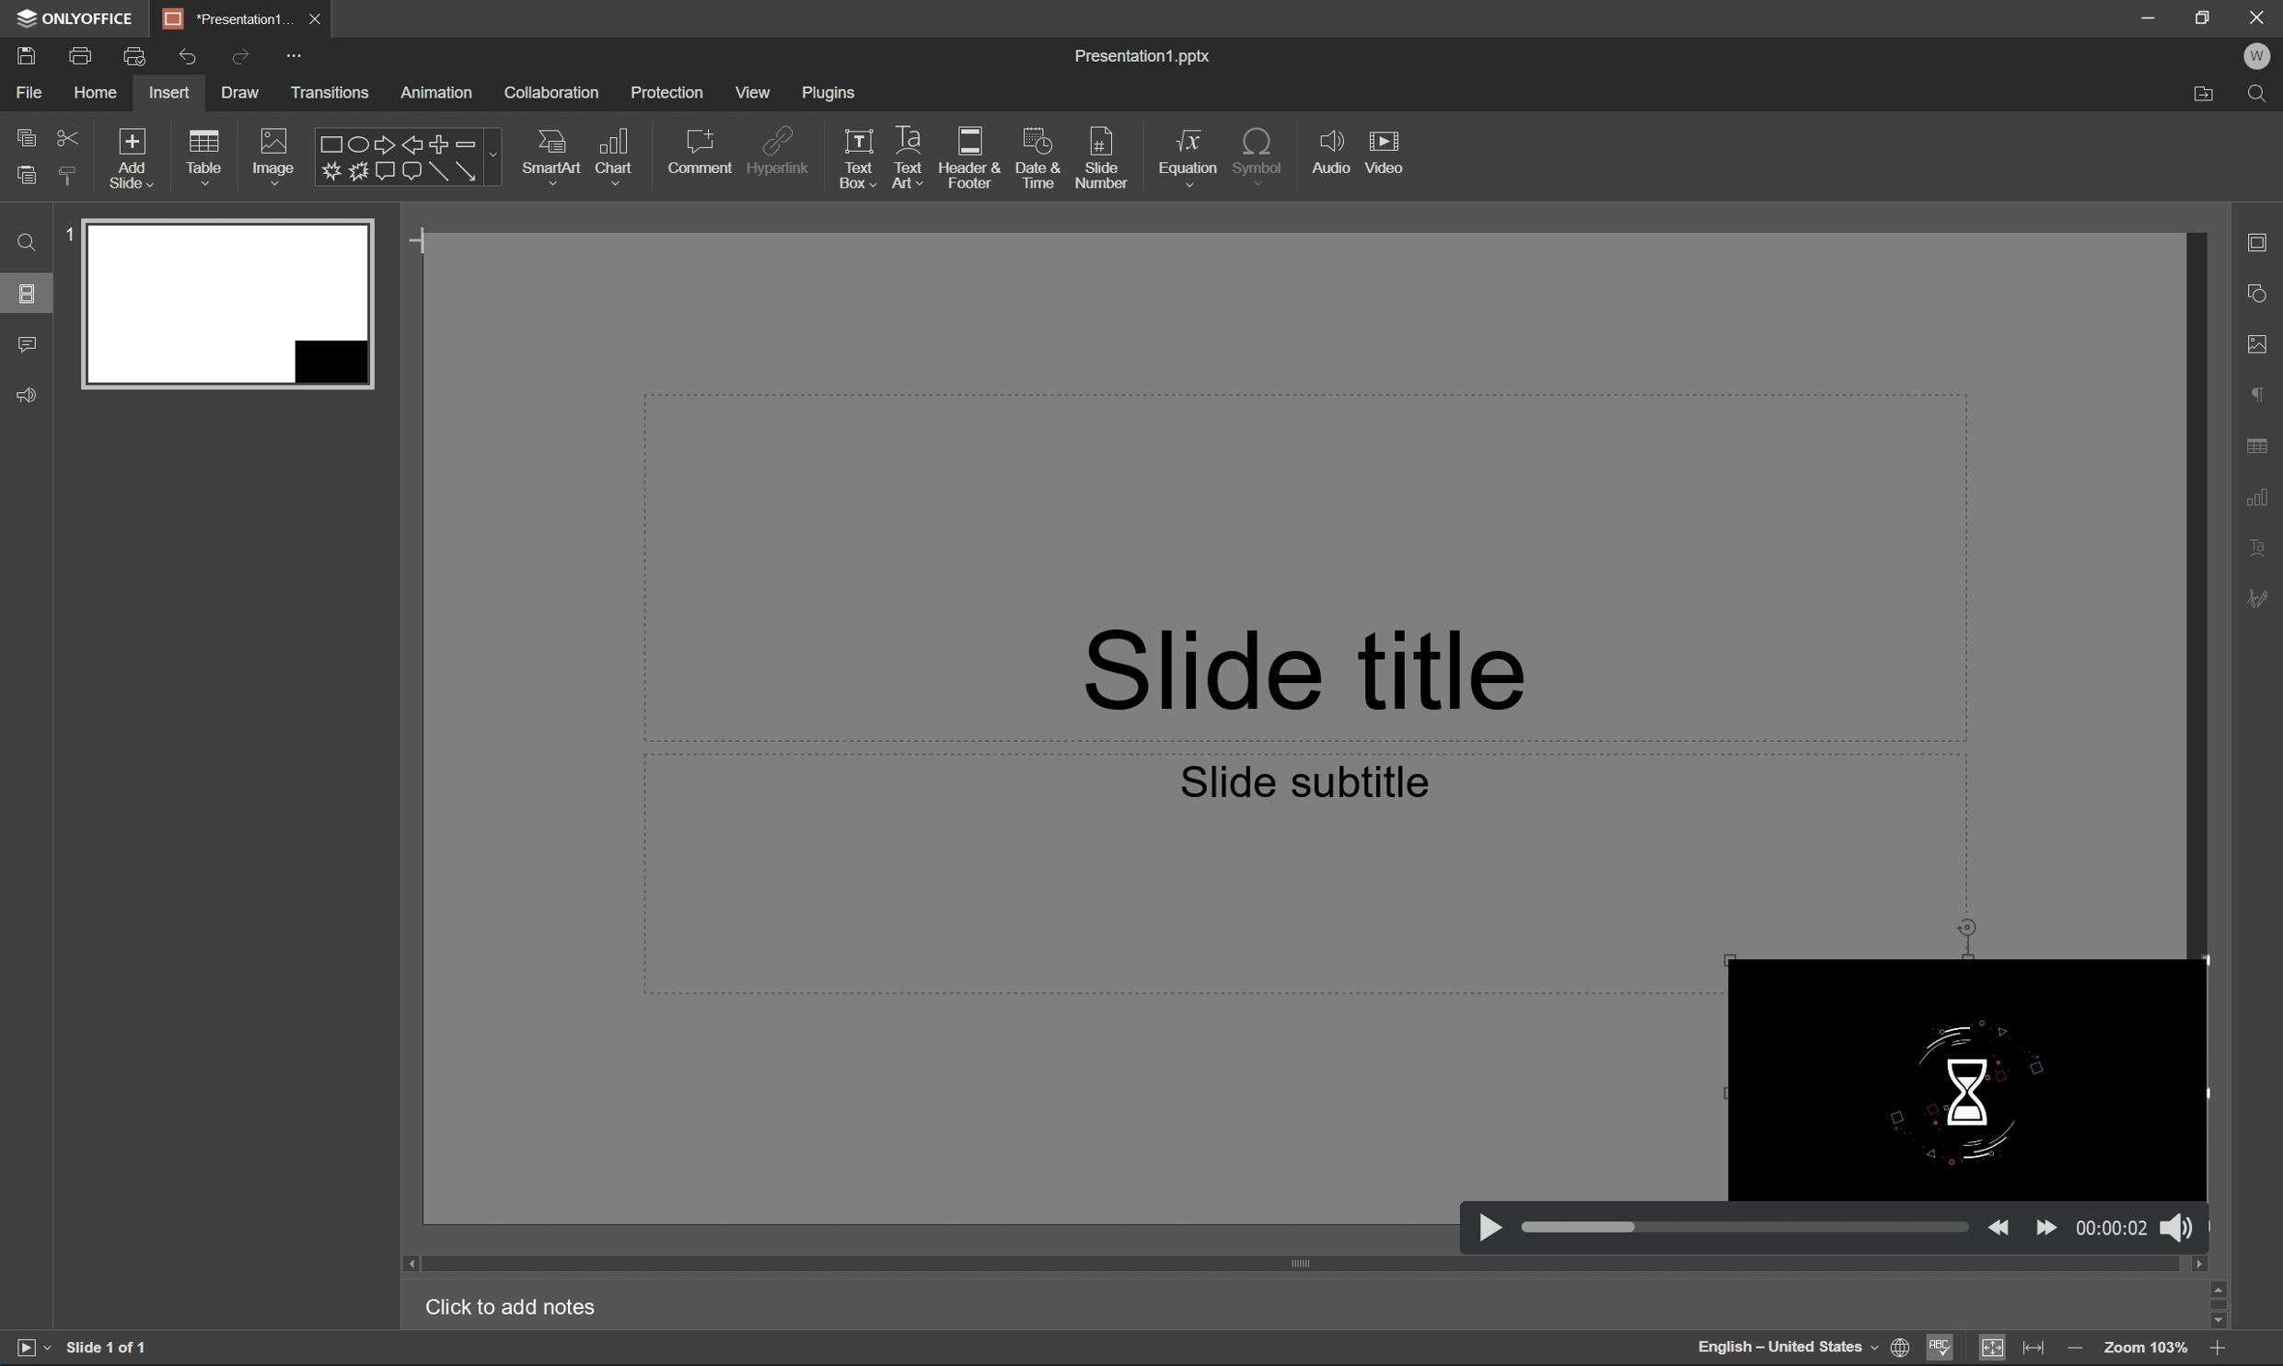 The image size is (2283, 1366). Describe the element at coordinates (672, 91) in the screenshot. I see `protection` at that location.